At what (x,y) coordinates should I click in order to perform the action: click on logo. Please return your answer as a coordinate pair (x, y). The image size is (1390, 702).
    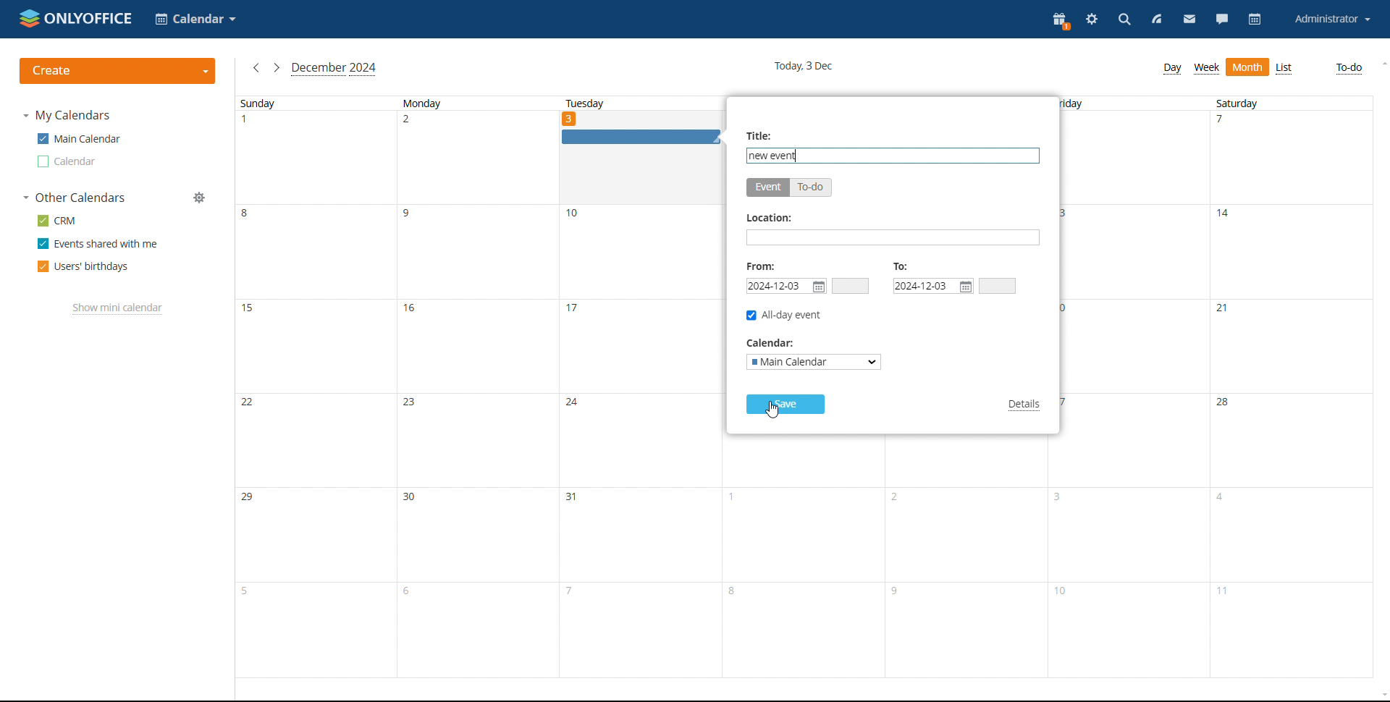
    Looking at the image, I should click on (76, 18).